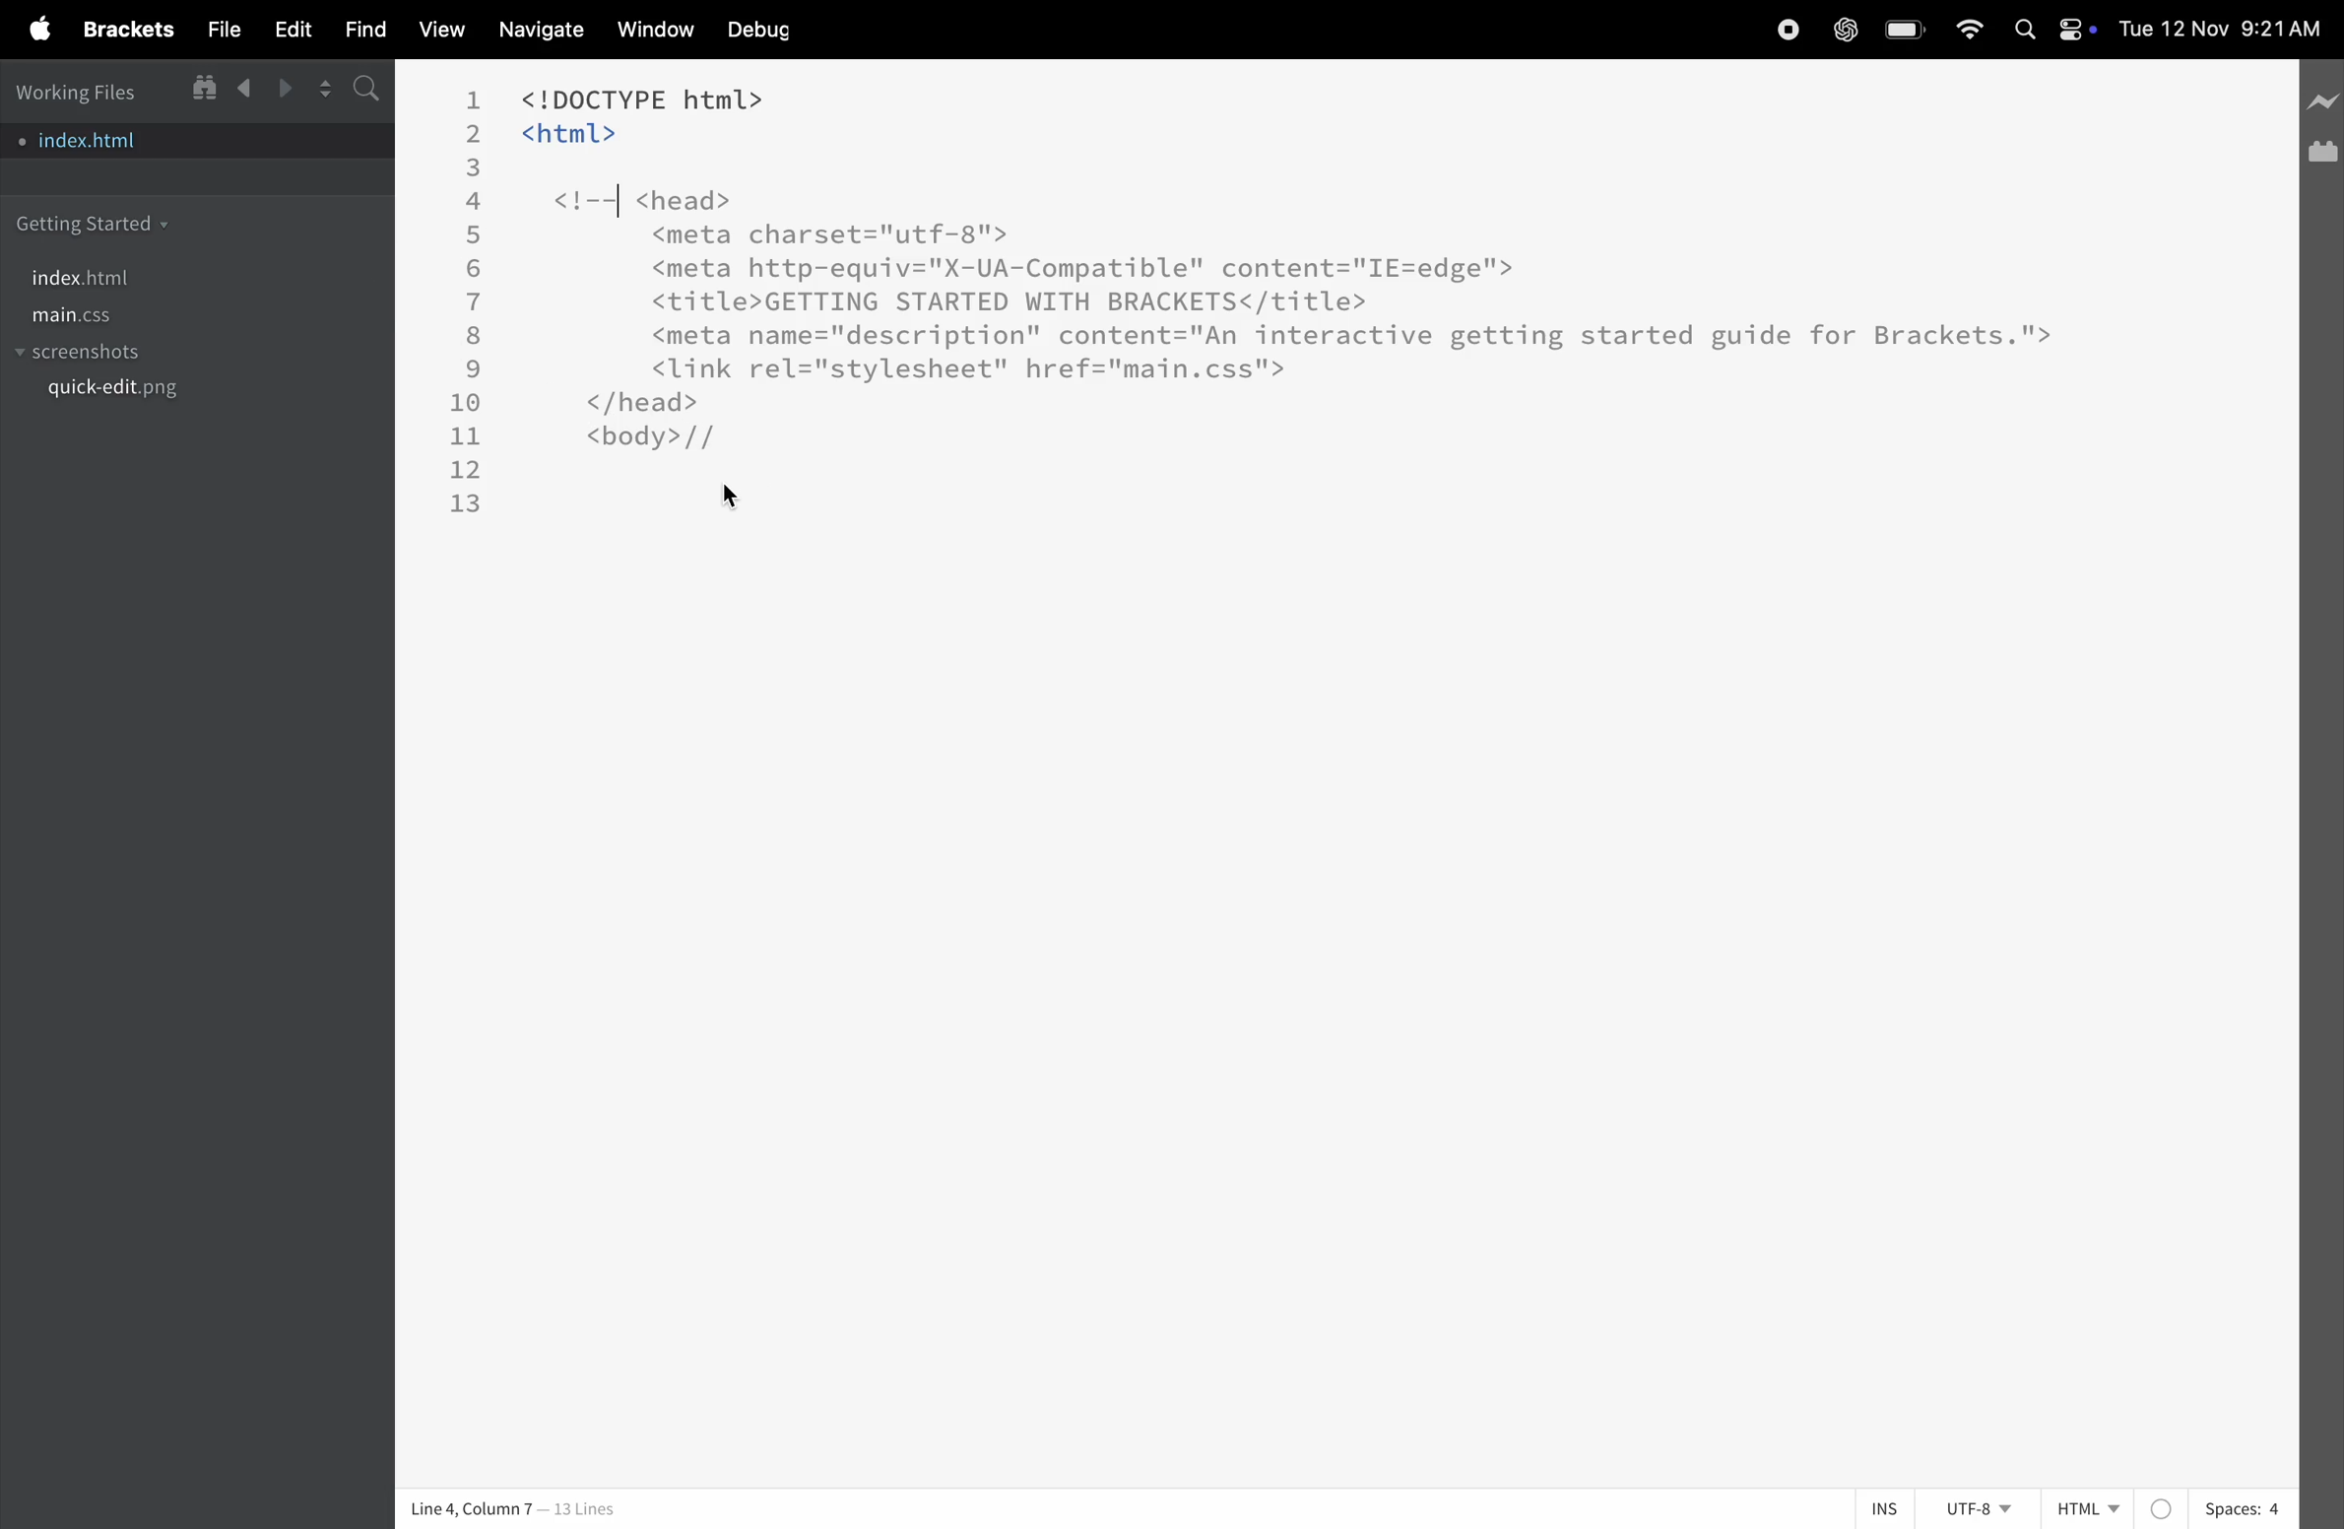  What do you see at coordinates (2226, 30) in the screenshot?
I see `date and time` at bounding box center [2226, 30].